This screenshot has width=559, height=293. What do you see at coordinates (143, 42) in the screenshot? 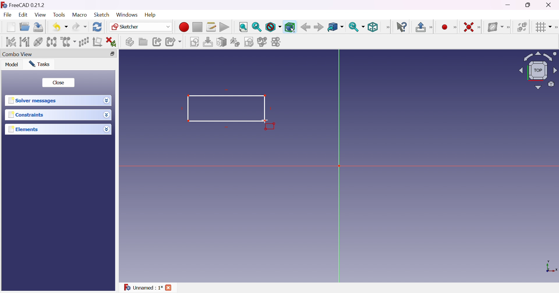
I see `Create group` at bounding box center [143, 42].